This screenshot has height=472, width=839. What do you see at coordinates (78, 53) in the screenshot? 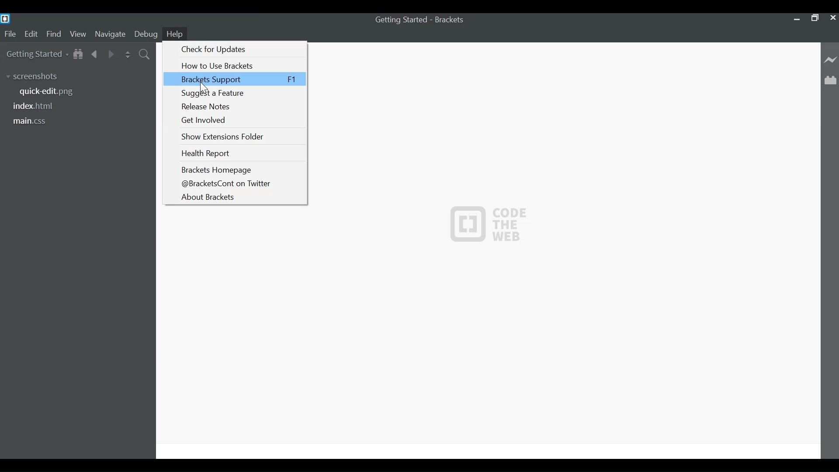
I see `Show in File tree` at bounding box center [78, 53].